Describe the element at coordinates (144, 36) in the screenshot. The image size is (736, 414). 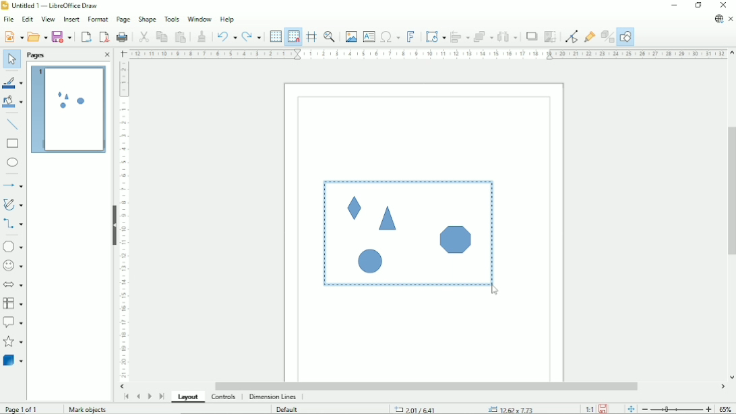
I see `Cut` at that location.